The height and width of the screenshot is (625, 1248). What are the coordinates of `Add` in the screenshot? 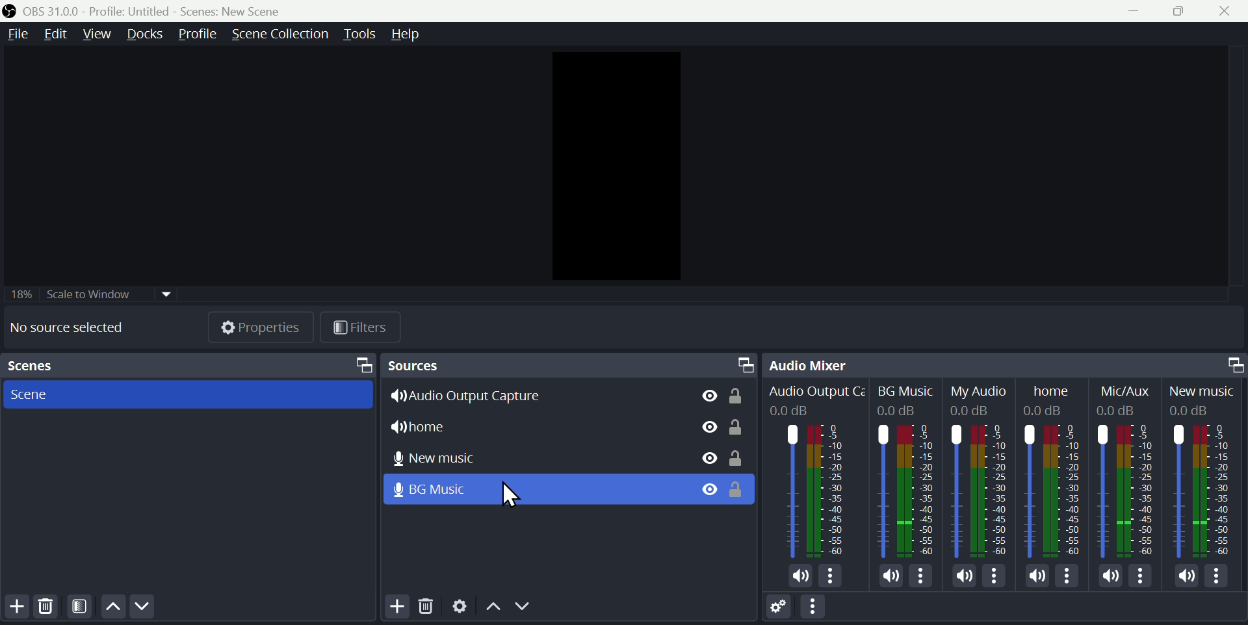 It's located at (15, 607).